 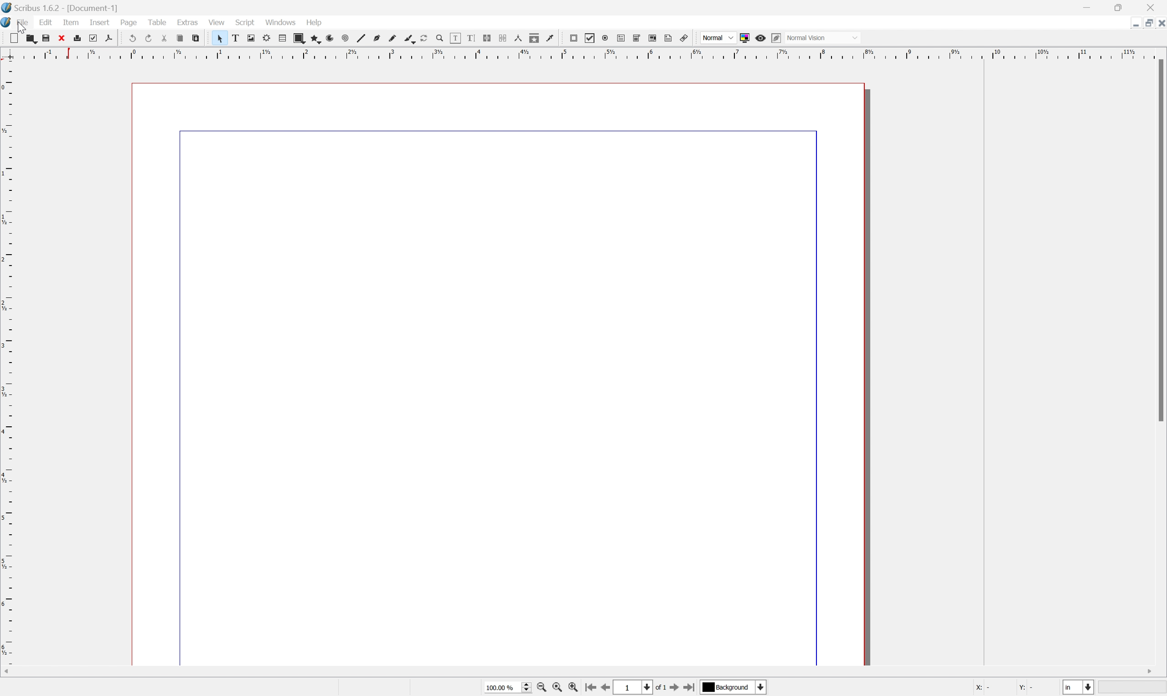 I want to click on PDF push button, so click(x=572, y=38).